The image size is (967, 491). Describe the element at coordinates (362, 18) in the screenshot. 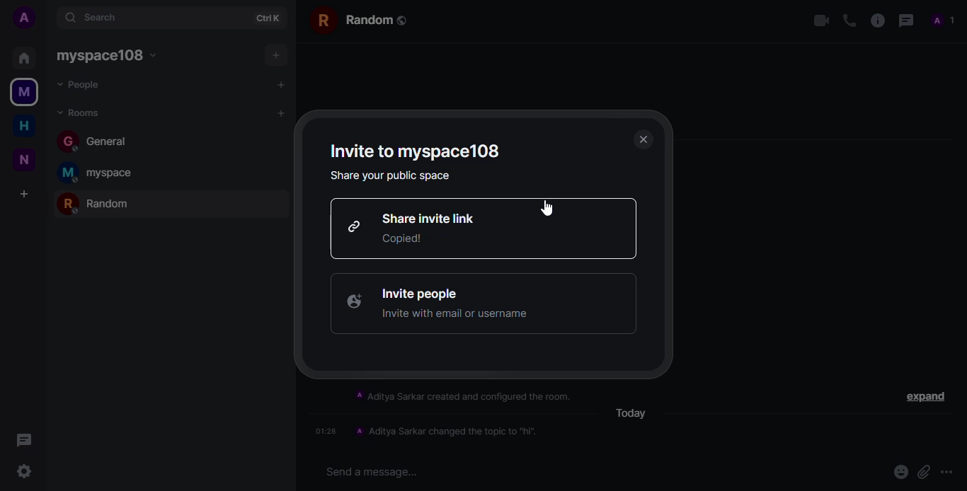

I see `random` at that location.